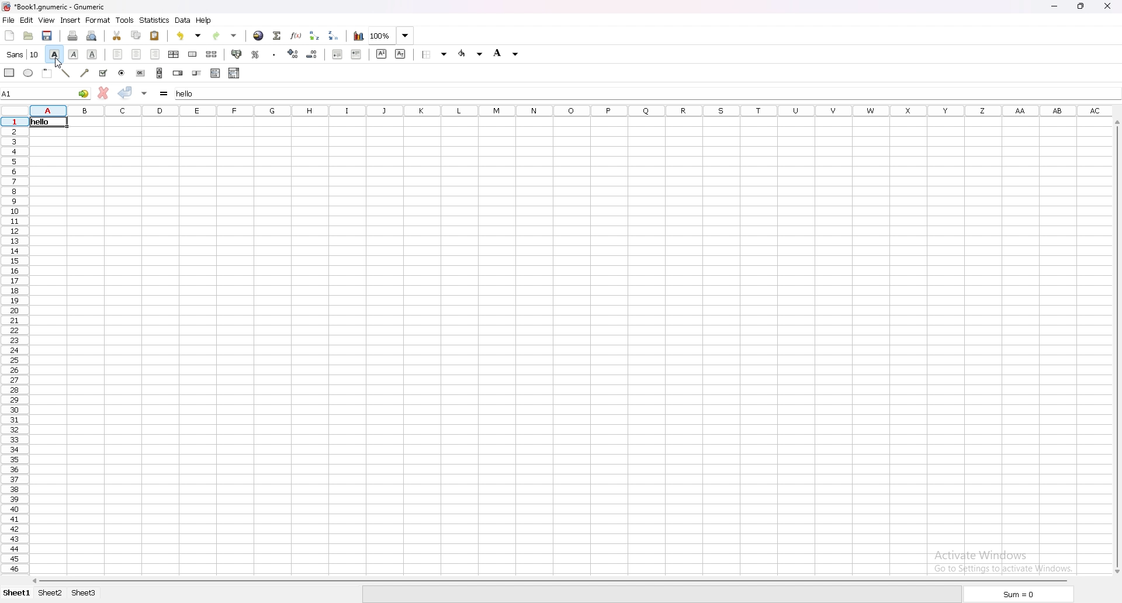  I want to click on underline, so click(92, 56).